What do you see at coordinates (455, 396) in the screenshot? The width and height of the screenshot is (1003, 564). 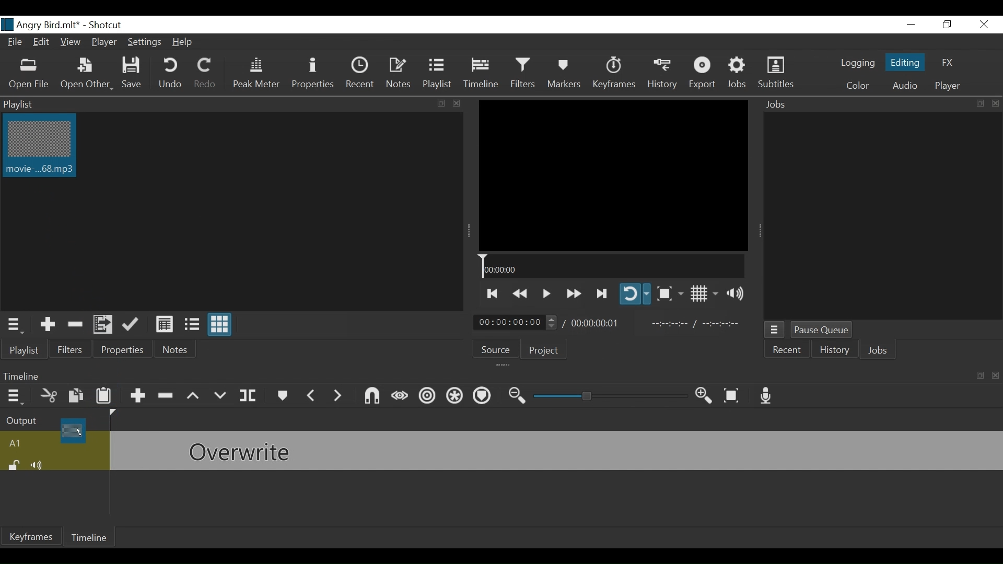 I see `Ripple all tracks` at bounding box center [455, 396].